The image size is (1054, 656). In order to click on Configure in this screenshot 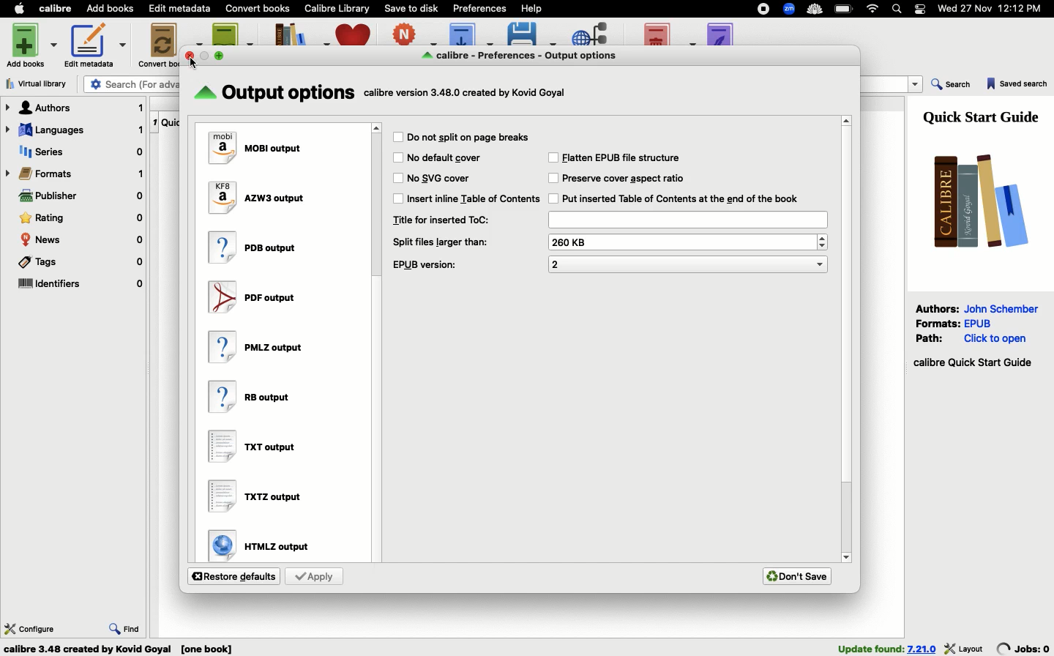, I will do `click(30, 627)`.